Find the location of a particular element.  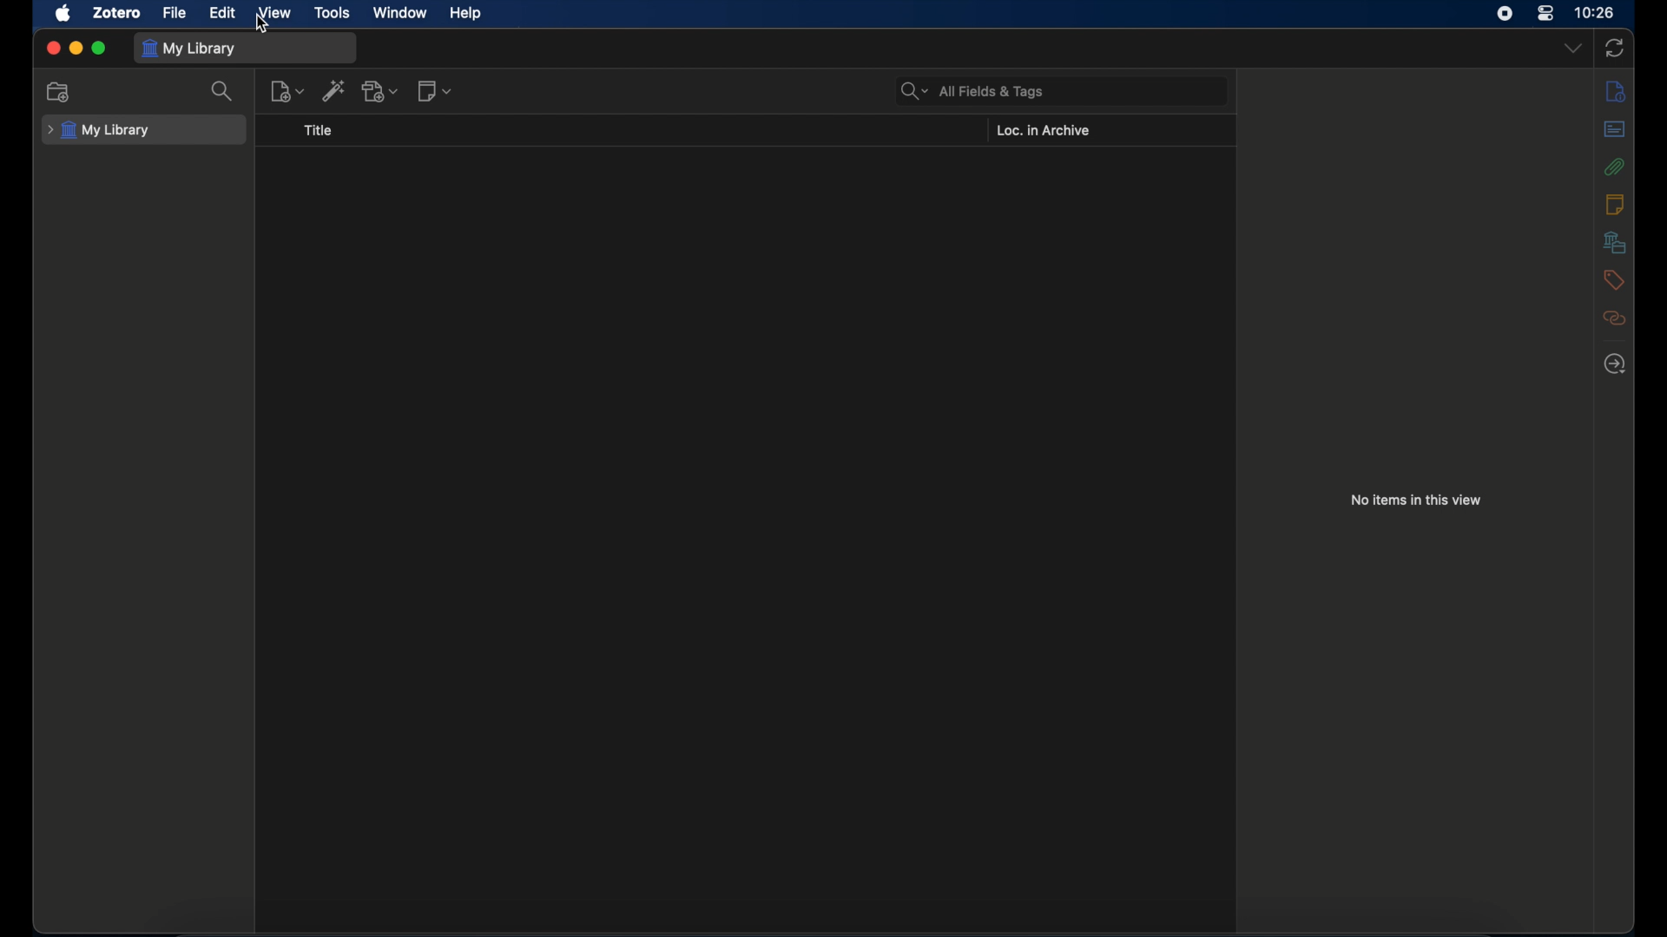

help is located at coordinates (467, 14).